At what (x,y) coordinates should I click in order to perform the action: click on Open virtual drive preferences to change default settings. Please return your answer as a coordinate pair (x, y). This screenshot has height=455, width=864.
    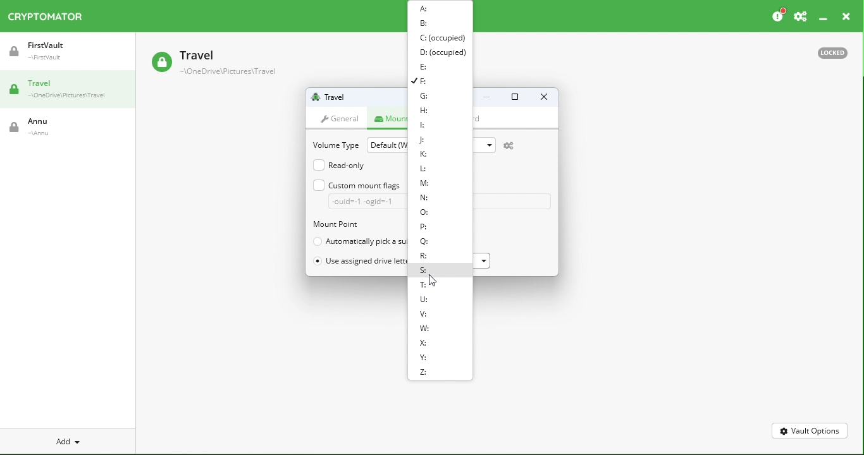
    Looking at the image, I should click on (514, 146).